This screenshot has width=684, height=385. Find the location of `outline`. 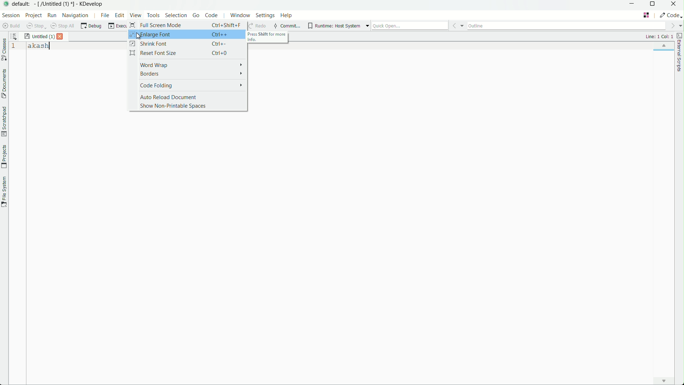

outline is located at coordinates (568, 26).